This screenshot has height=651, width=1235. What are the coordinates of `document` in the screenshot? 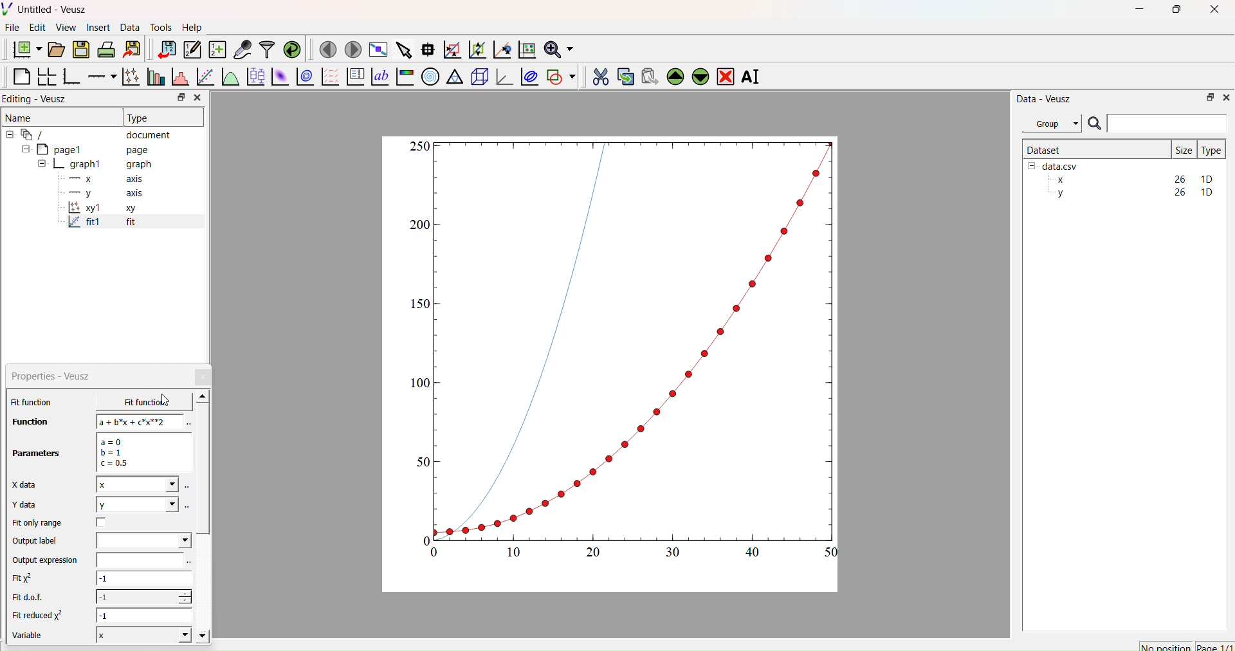 It's located at (93, 134).